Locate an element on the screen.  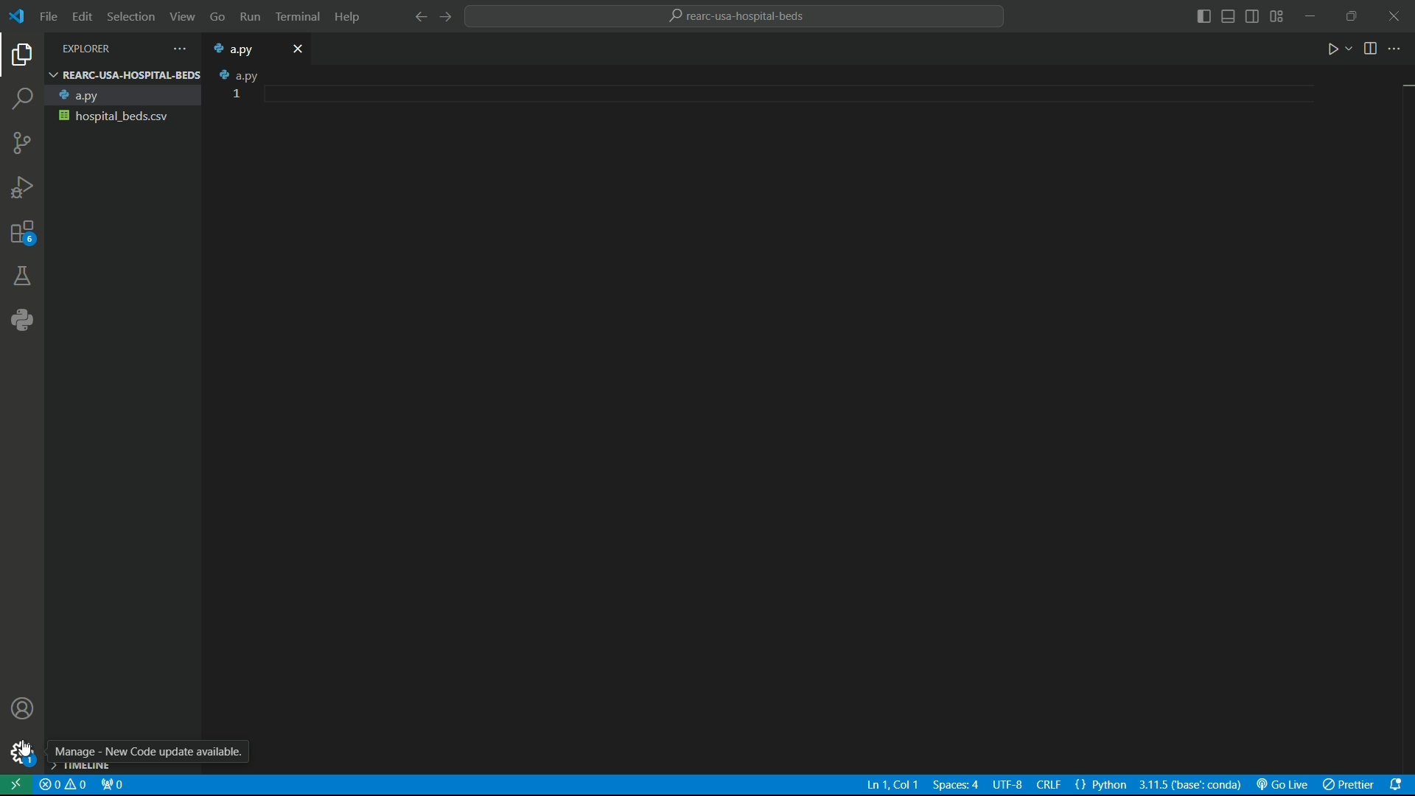
a.py is located at coordinates (121, 96).